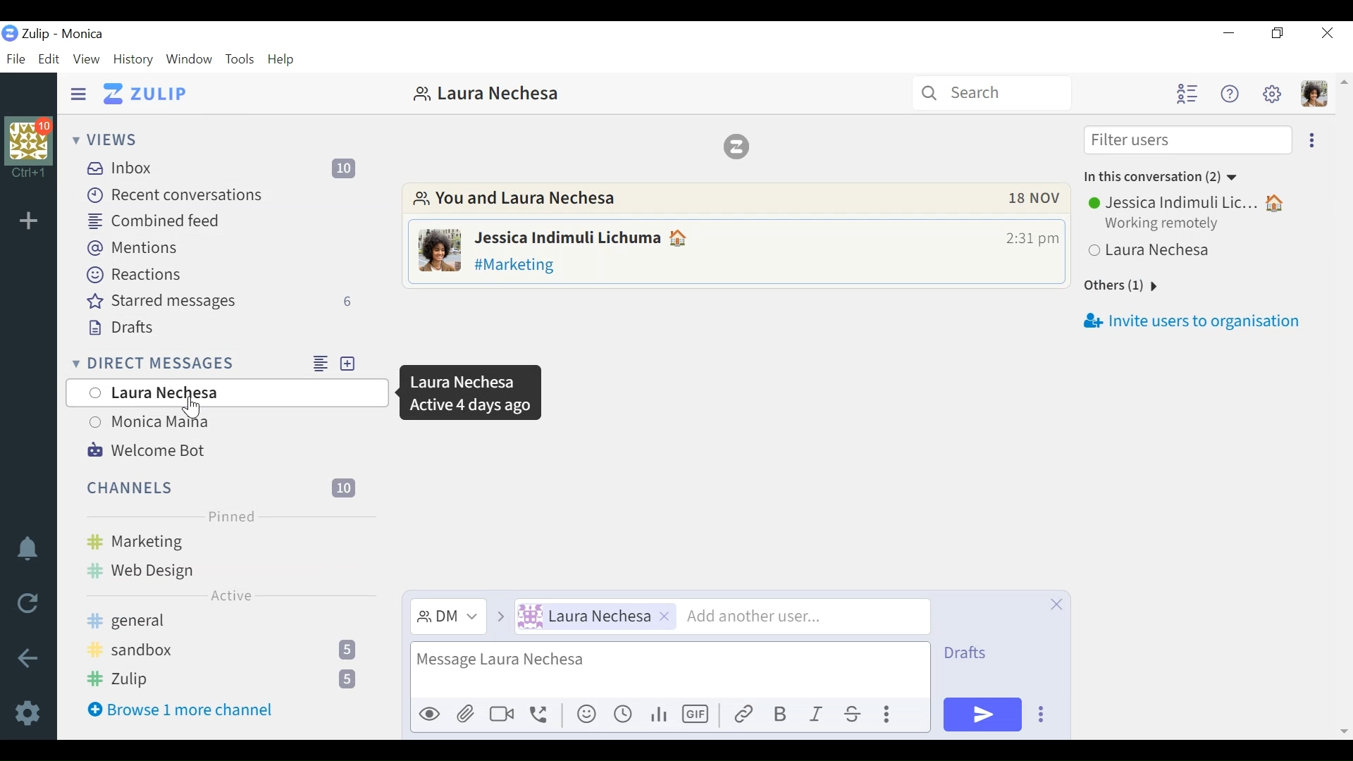 Image resolution: width=1353 pixels, height=761 pixels. I want to click on Add GIF, so click(698, 715).